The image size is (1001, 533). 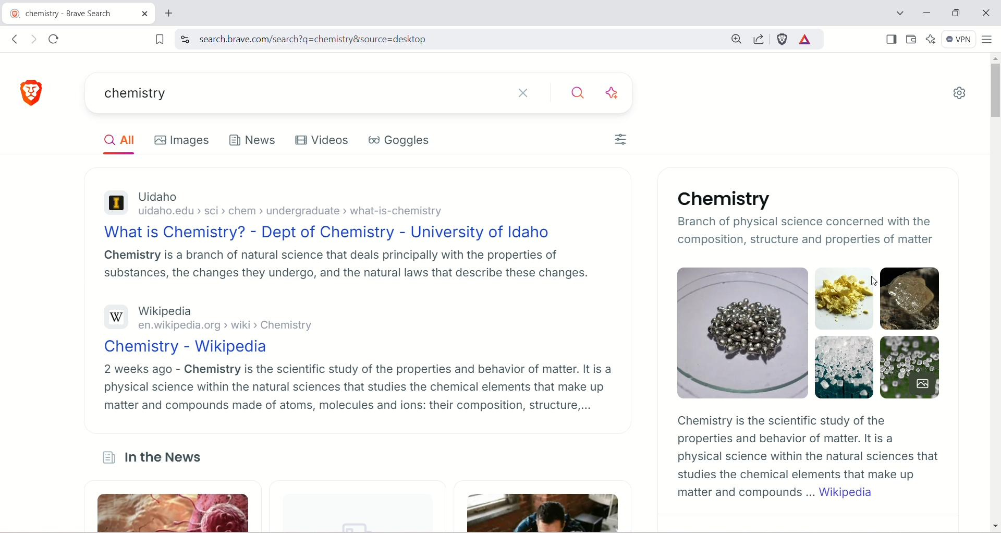 What do you see at coordinates (520, 91) in the screenshot?
I see `close` at bounding box center [520, 91].